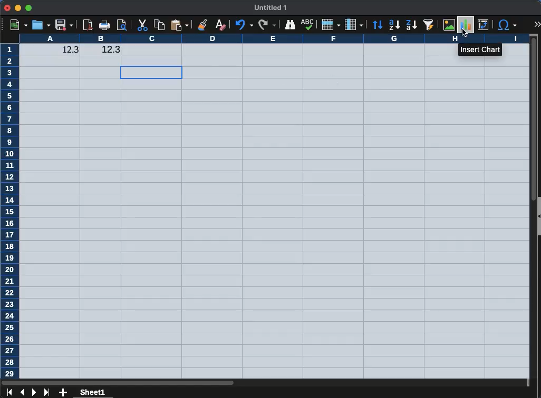 Image resolution: width=541 pixels, height=398 pixels. I want to click on previous sheet, so click(22, 392).